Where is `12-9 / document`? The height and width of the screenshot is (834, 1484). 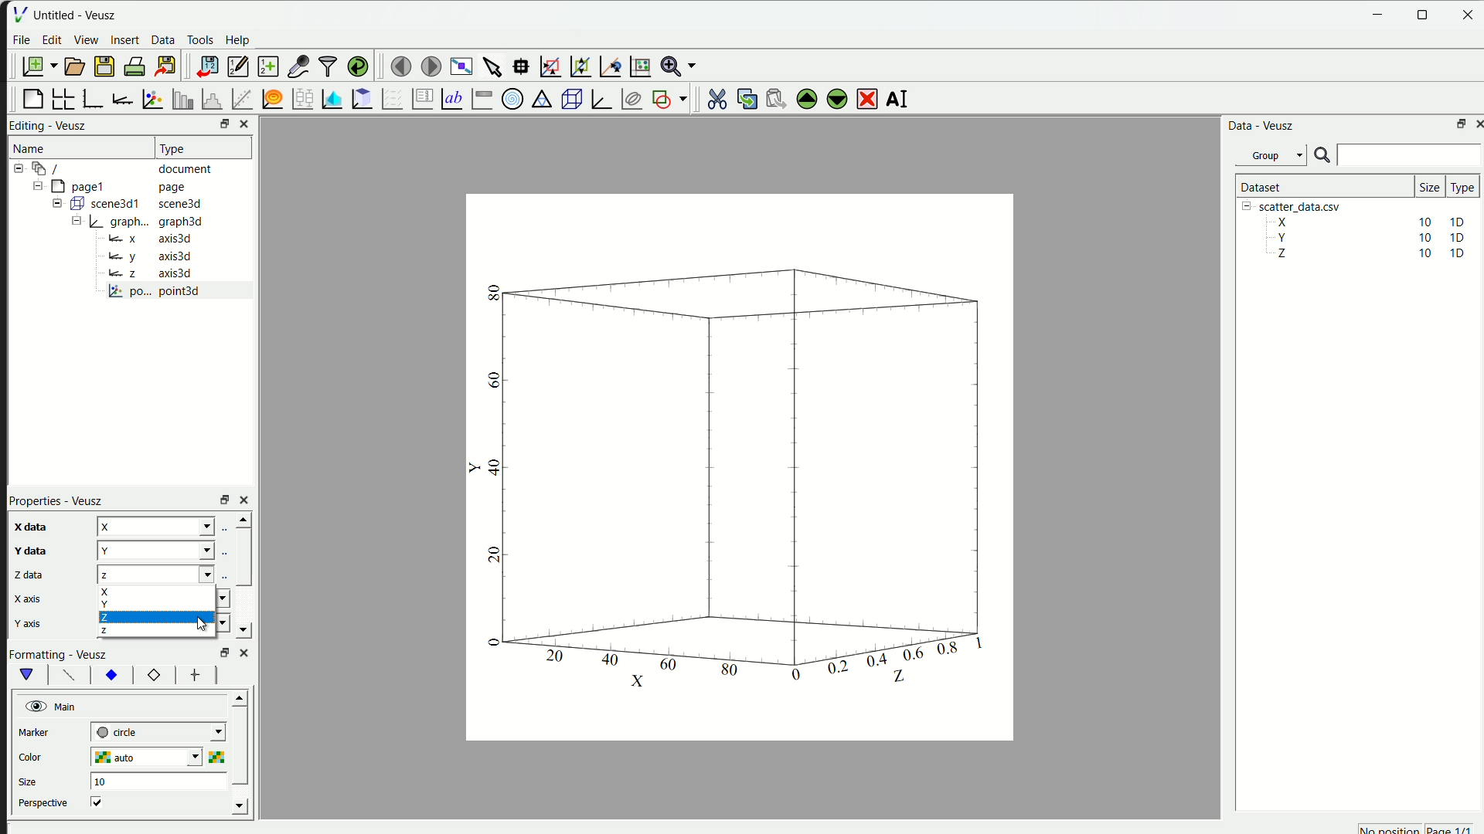
12-9 / document is located at coordinates (111, 168).